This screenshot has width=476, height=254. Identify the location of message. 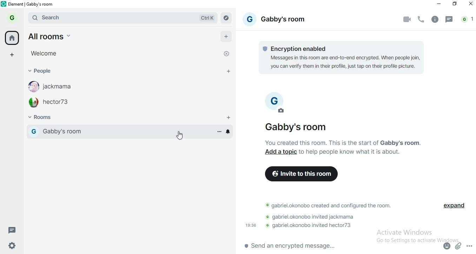
(450, 20).